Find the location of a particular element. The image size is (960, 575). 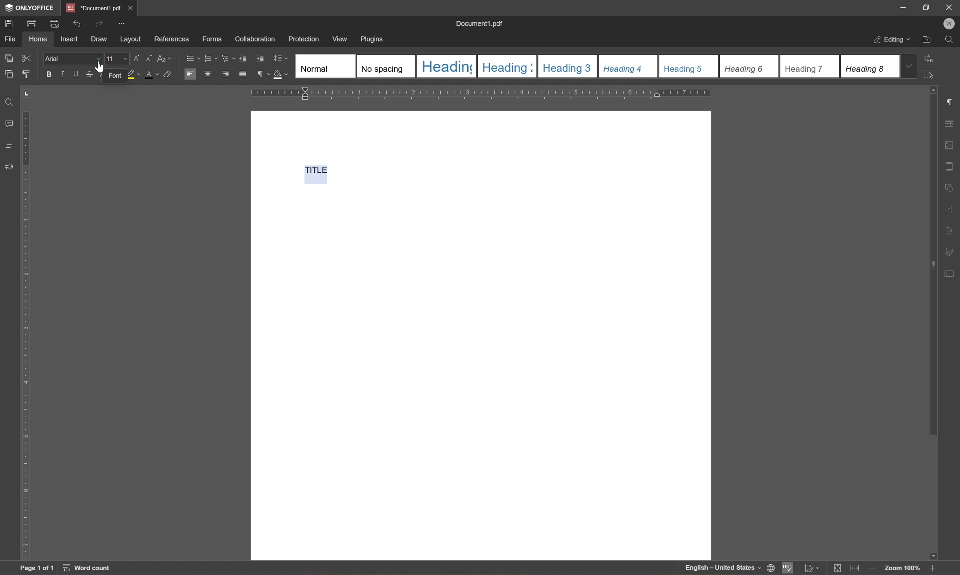

signature settings is located at coordinates (950, 252).